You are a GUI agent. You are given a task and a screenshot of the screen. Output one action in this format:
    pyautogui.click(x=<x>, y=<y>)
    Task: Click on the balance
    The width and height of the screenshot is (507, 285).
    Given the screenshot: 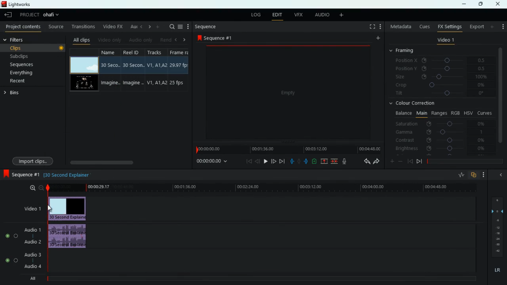 What is the action you would take?
    pyautogui.click(x=402, y=114)
    